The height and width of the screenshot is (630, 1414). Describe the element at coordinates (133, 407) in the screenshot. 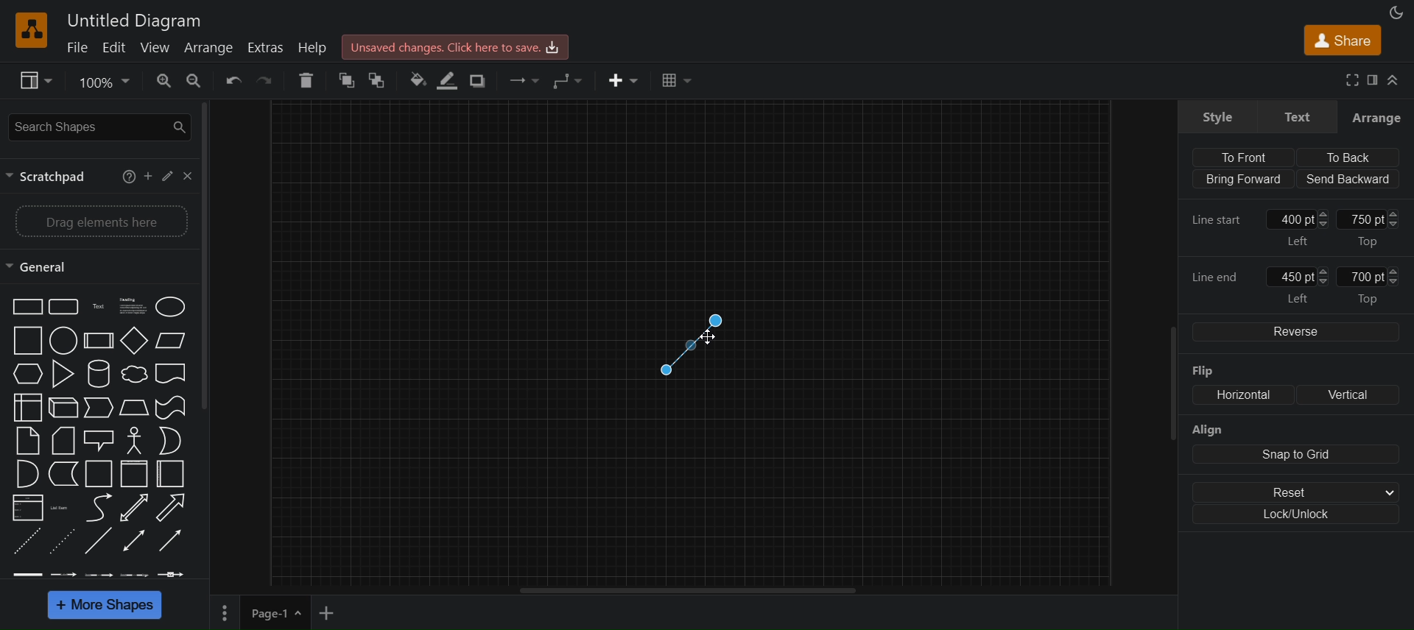

I see `Trapezoid` at that location.